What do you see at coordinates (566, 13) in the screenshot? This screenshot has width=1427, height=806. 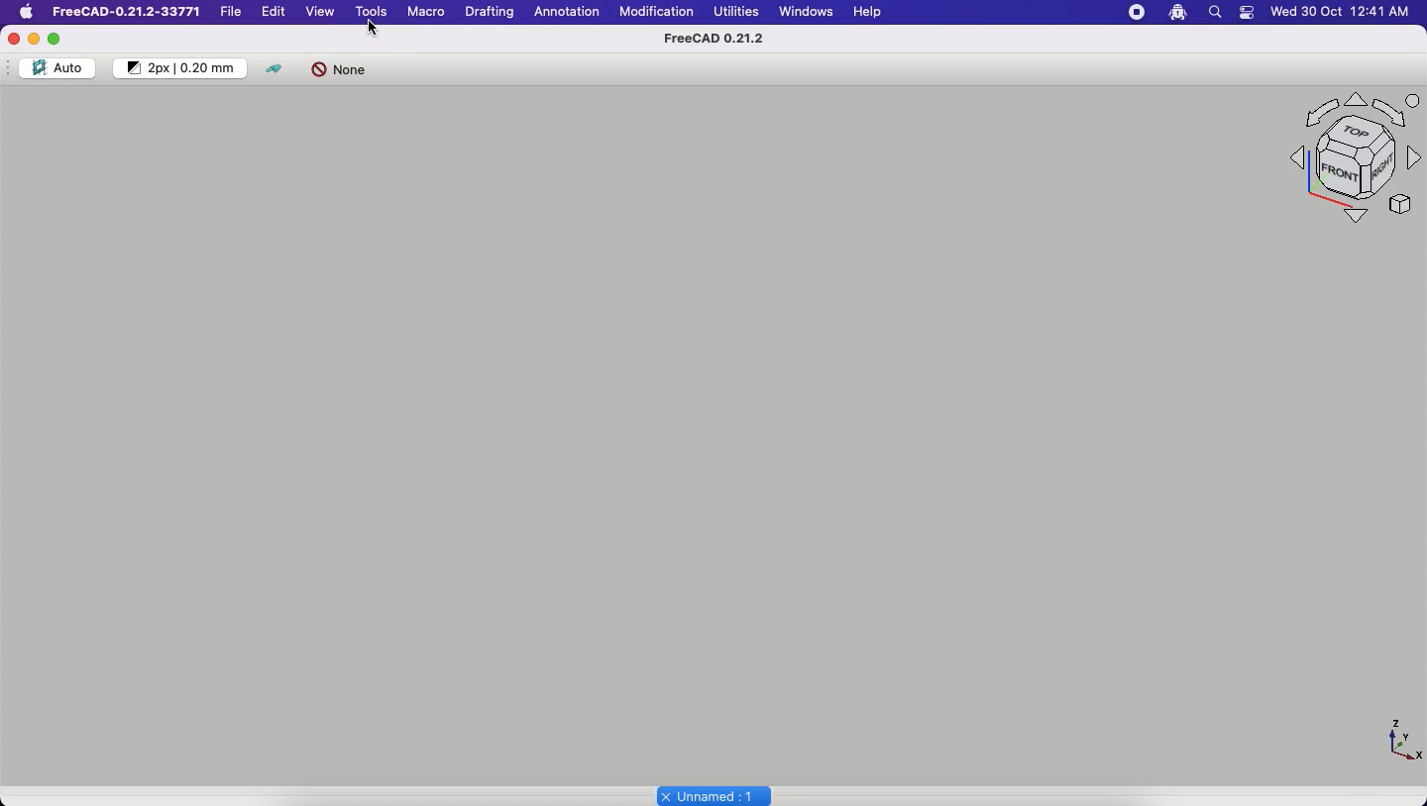 I see `Annotation` at bounding box center [566, 13].